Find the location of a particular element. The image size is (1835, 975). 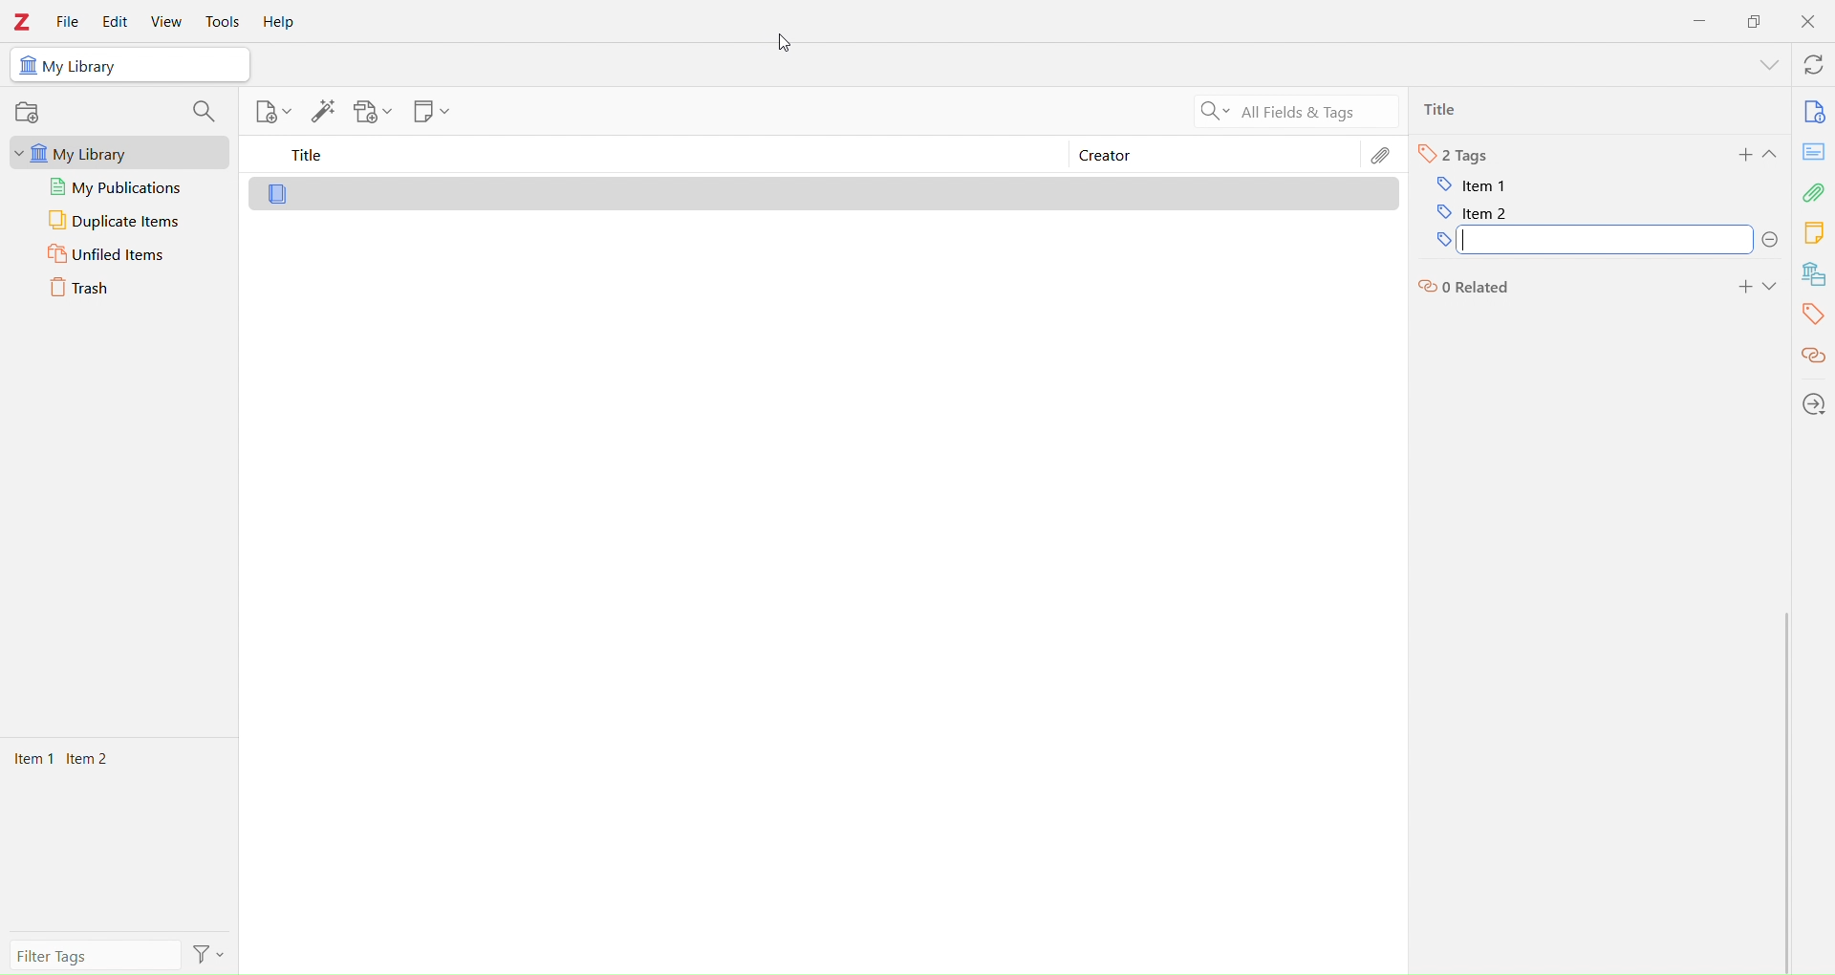

Duplicate is located at coordinates (1759, 21).